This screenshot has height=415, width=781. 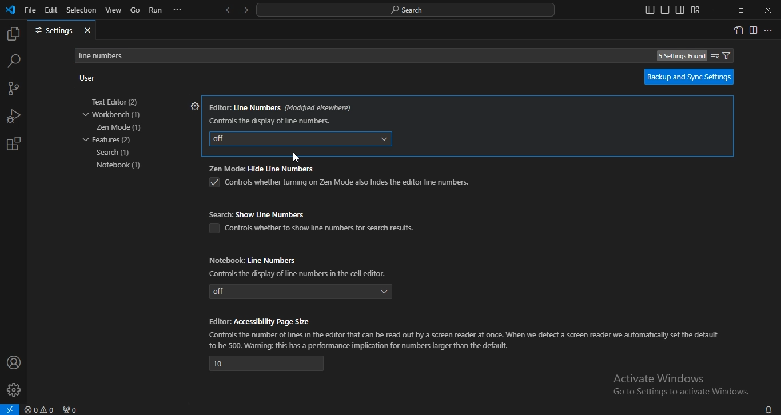 I want to click on features, so click(x=107, y=140).